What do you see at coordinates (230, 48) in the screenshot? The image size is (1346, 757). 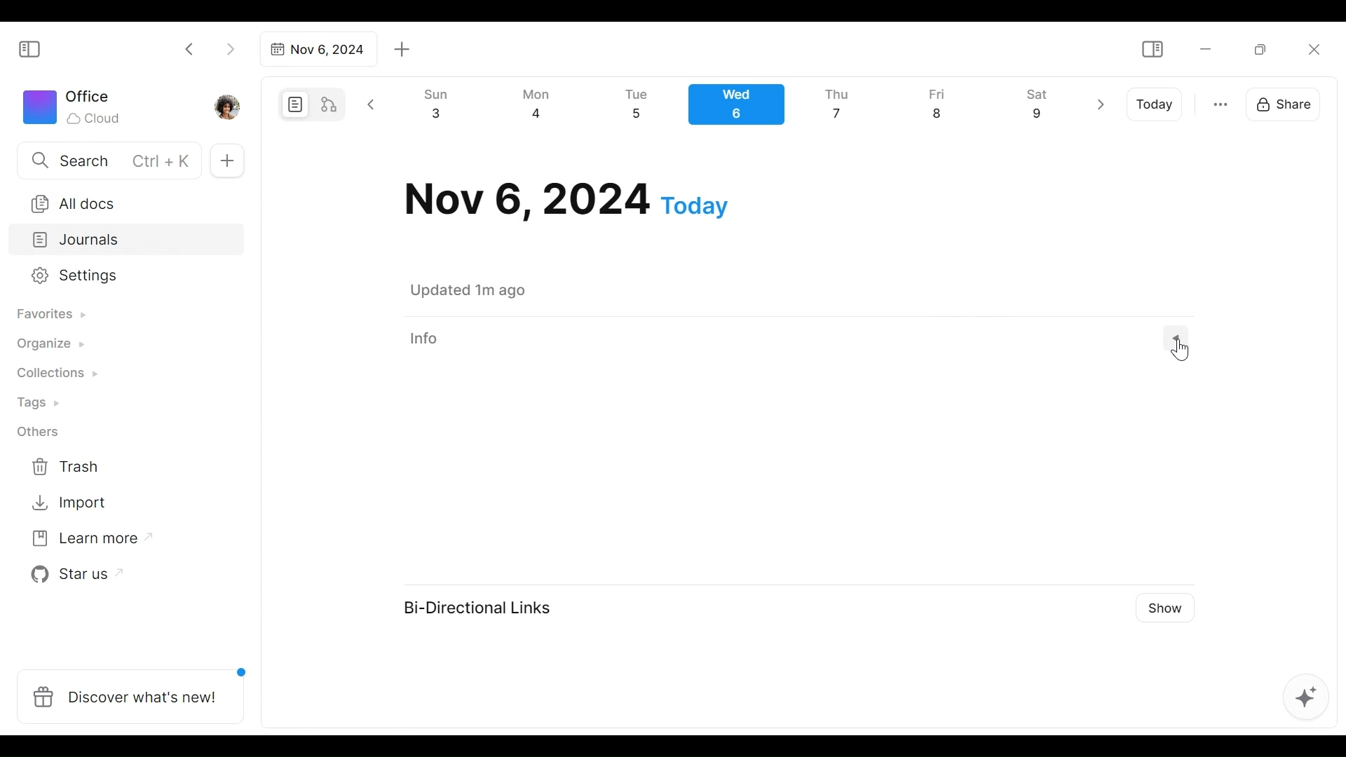 I see `Click to go forward` at bounding box center [230, 48].